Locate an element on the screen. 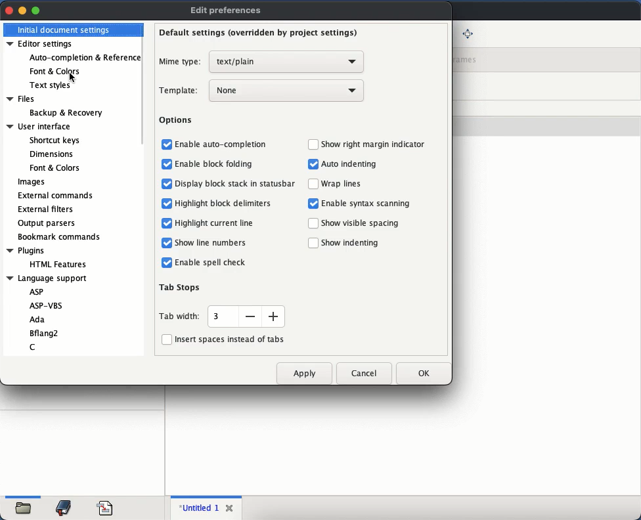 Image resolution: width=641 pixels, height=520 pixels. Ada is located at coordinates (39, 320).